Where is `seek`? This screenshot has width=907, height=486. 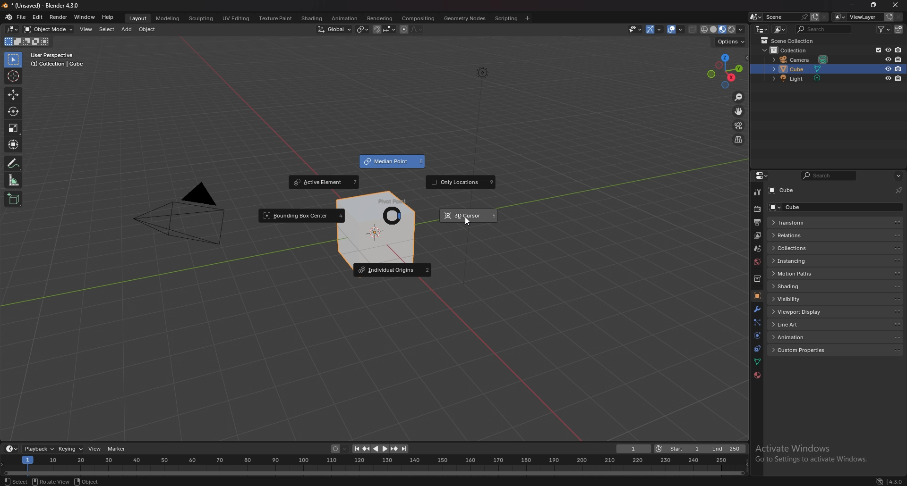 seek is located at coordinates (373, 467).